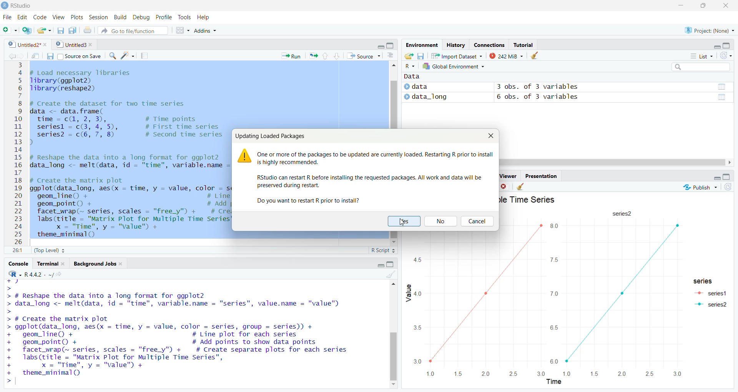  Describe the element at coordinates (10, 30) in the screenshot. I see `new file` at that location.